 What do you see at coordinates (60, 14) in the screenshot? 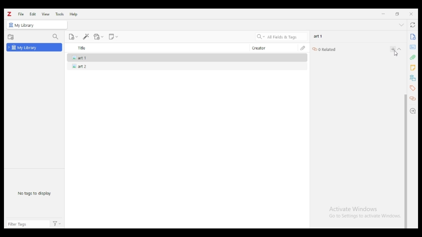
I see `tools` at bounding box center [60, 14].